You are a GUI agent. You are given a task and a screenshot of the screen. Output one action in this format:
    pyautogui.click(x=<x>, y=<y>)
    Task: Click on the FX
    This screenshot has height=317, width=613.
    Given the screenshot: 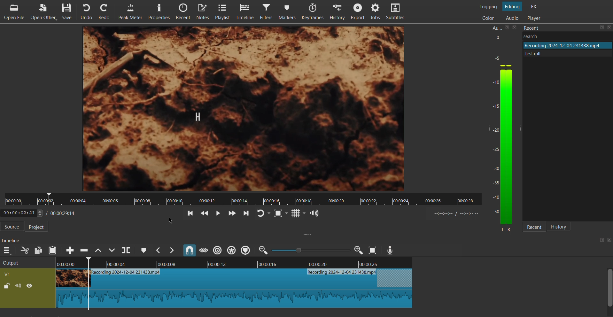 What is the action you would take?
    pyautogui.click(x=534, y=6)
    